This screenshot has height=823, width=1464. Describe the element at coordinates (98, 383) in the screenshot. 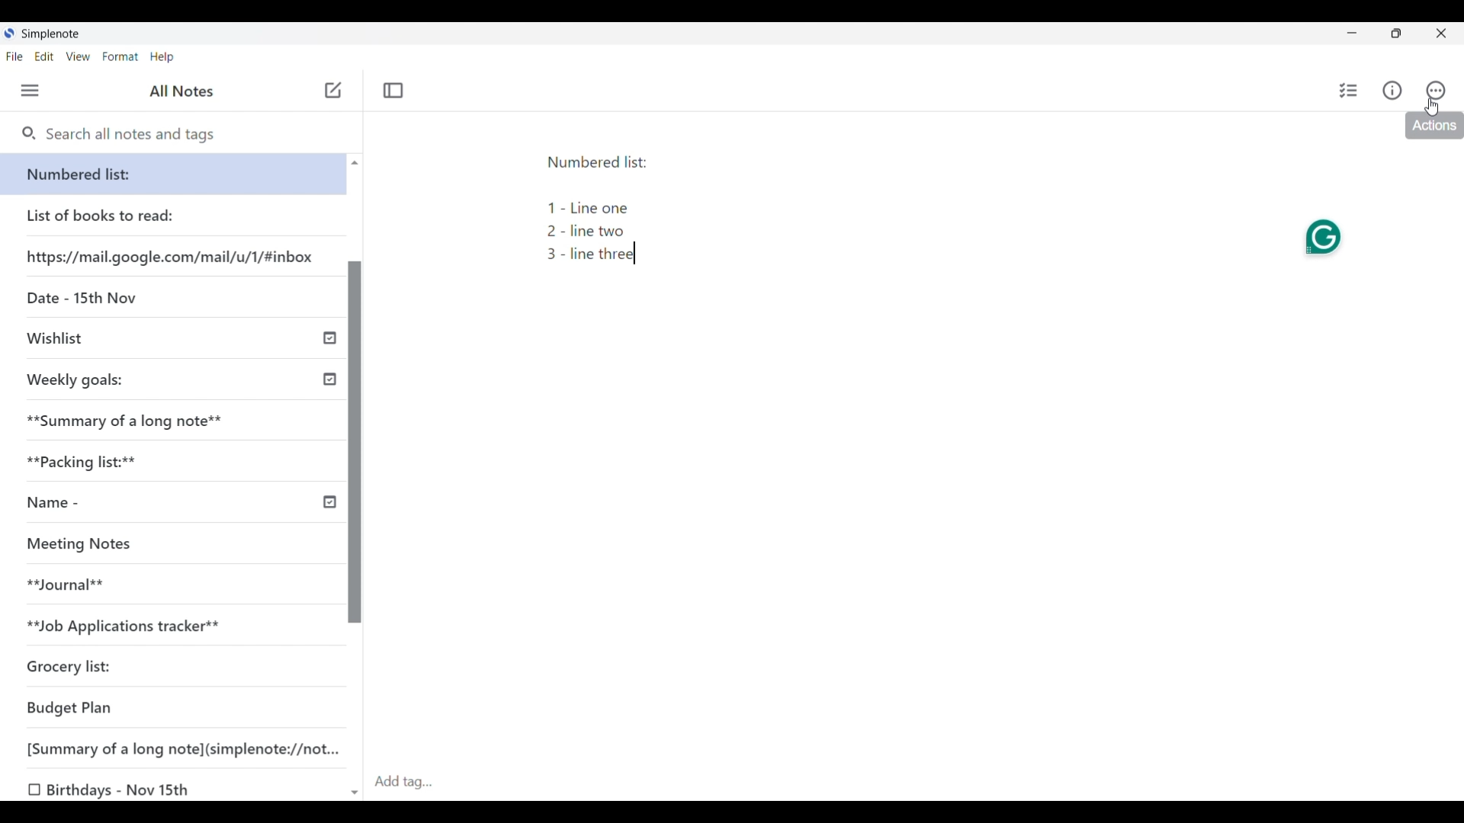

I see `Weekly goals:` at that location.